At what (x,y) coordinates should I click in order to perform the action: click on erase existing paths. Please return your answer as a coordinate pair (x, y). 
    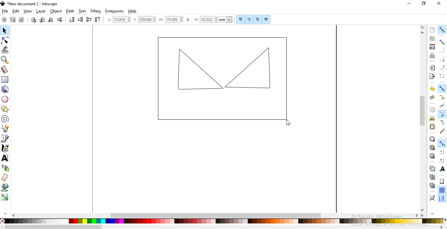
    Looking at the image, I should click on (6, 178).